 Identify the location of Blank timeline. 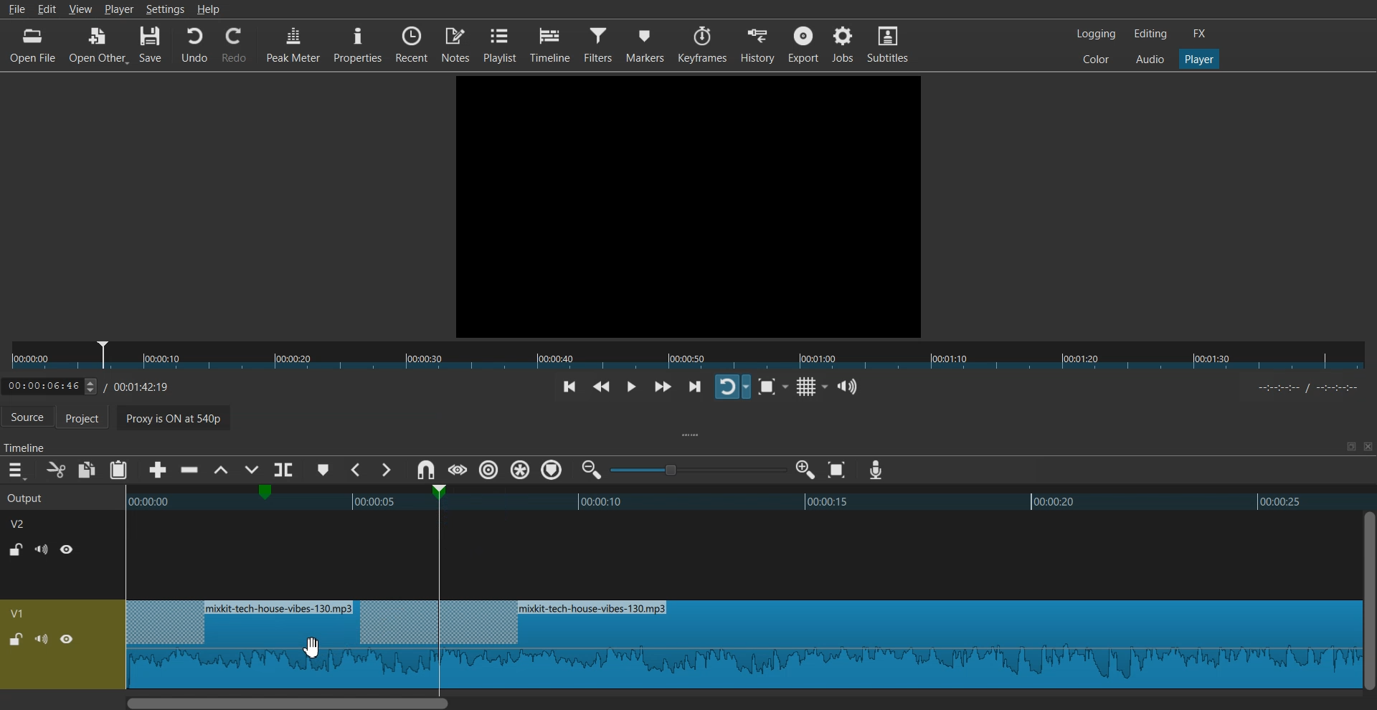
(740, 556).